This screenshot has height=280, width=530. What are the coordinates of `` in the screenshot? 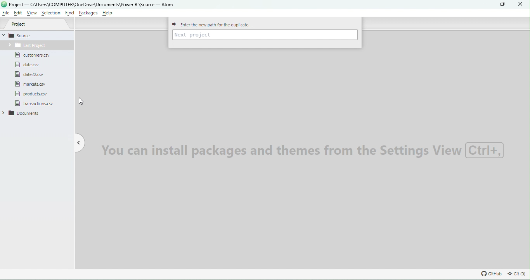 It's located at (5, 13).